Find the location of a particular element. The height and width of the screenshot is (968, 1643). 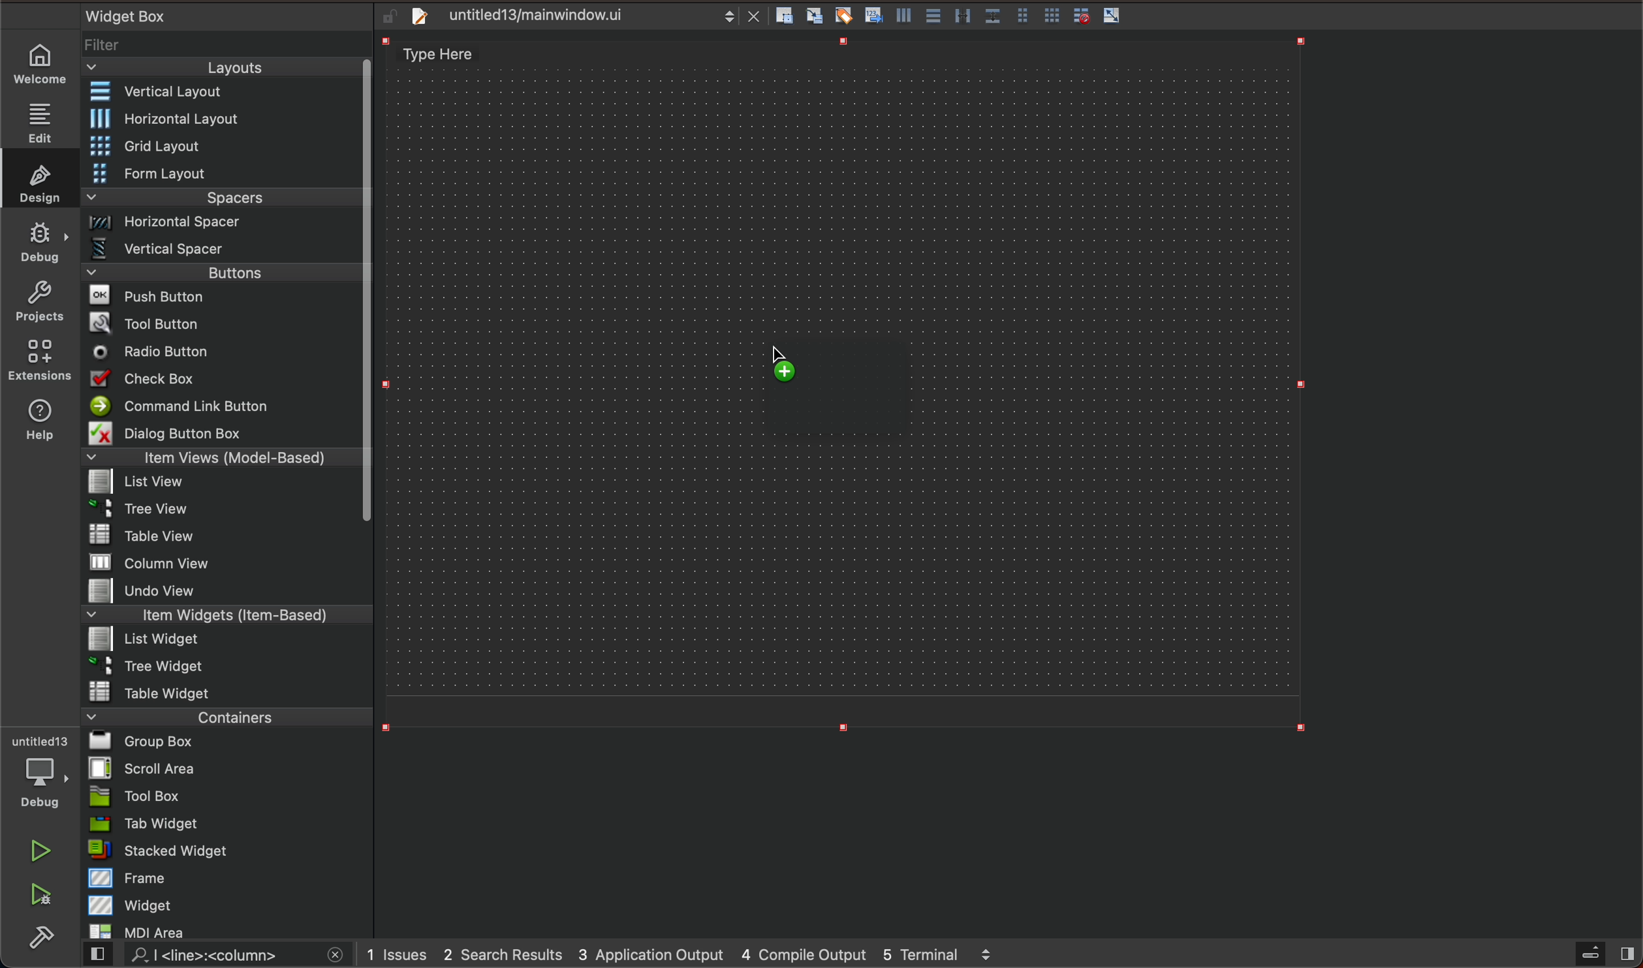

table view is located at coordinates (221, 536).